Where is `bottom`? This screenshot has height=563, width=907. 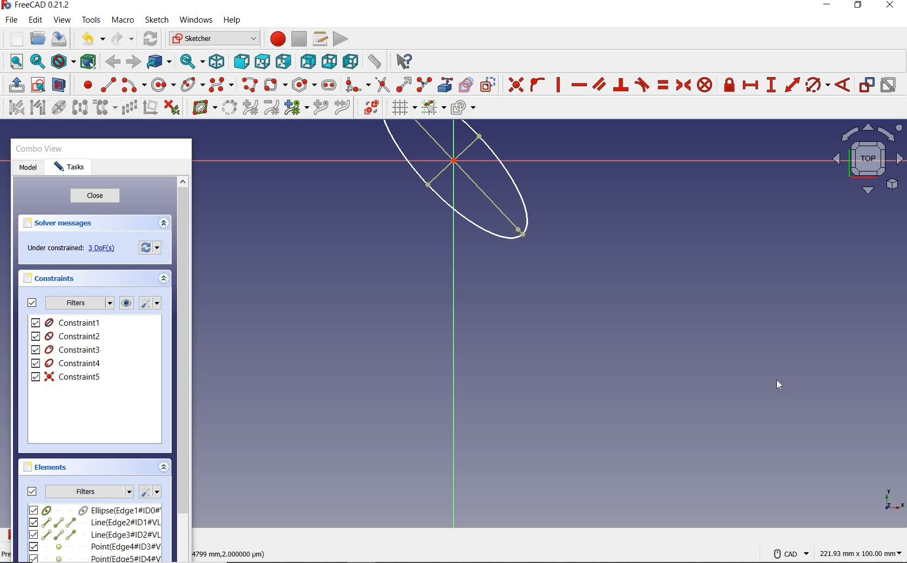
bottom is located at coordinates (329, 60).